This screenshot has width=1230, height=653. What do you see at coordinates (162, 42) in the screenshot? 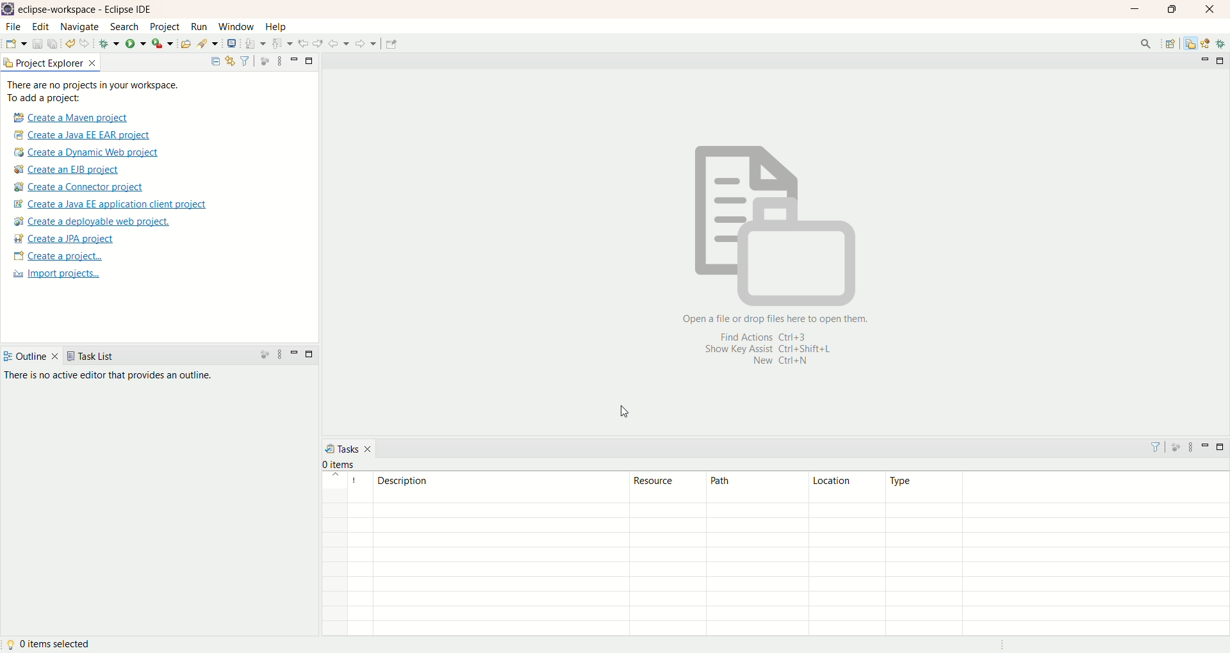
I see `run last tool` at bounding box center [162, 42].